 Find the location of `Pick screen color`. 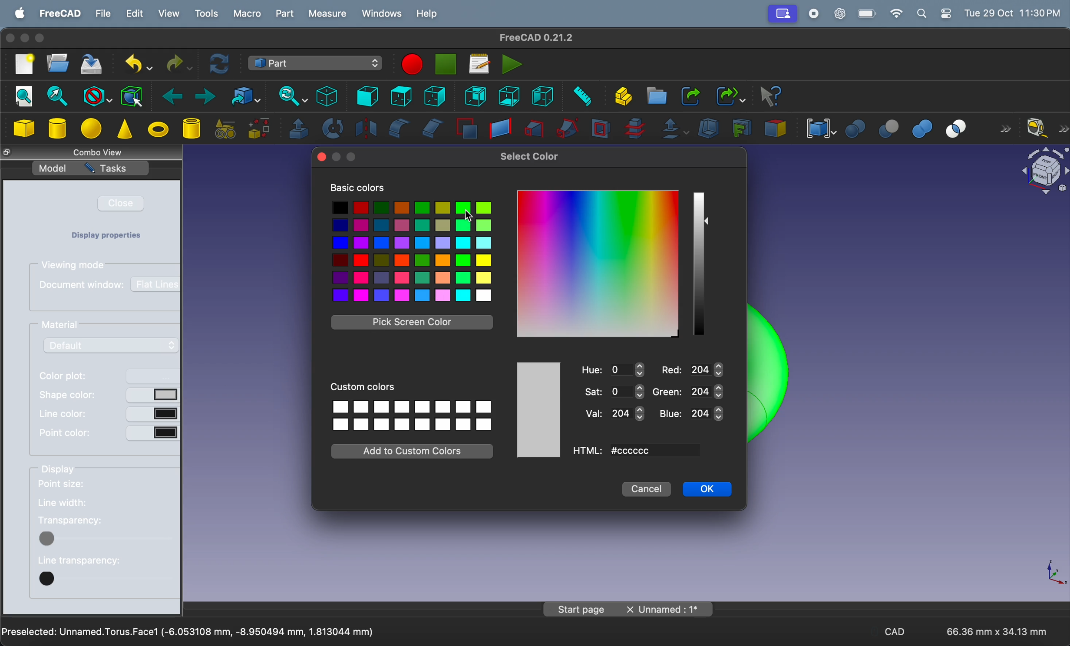

Pick screen color is located at coordinates (413, 322).